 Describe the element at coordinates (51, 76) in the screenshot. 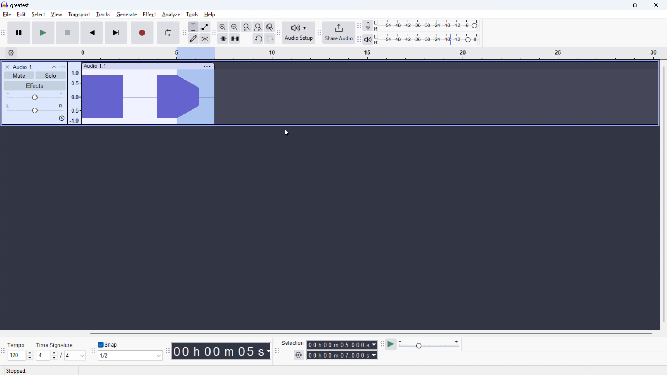

I see `Solo ` at that location.